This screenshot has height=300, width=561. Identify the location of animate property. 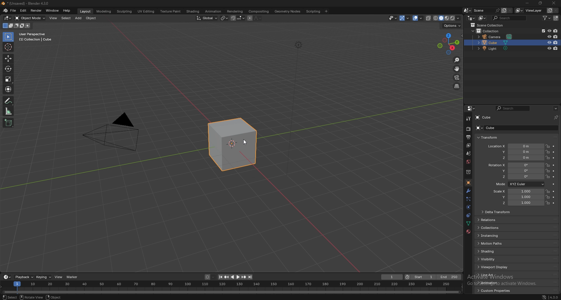
(554, 203).